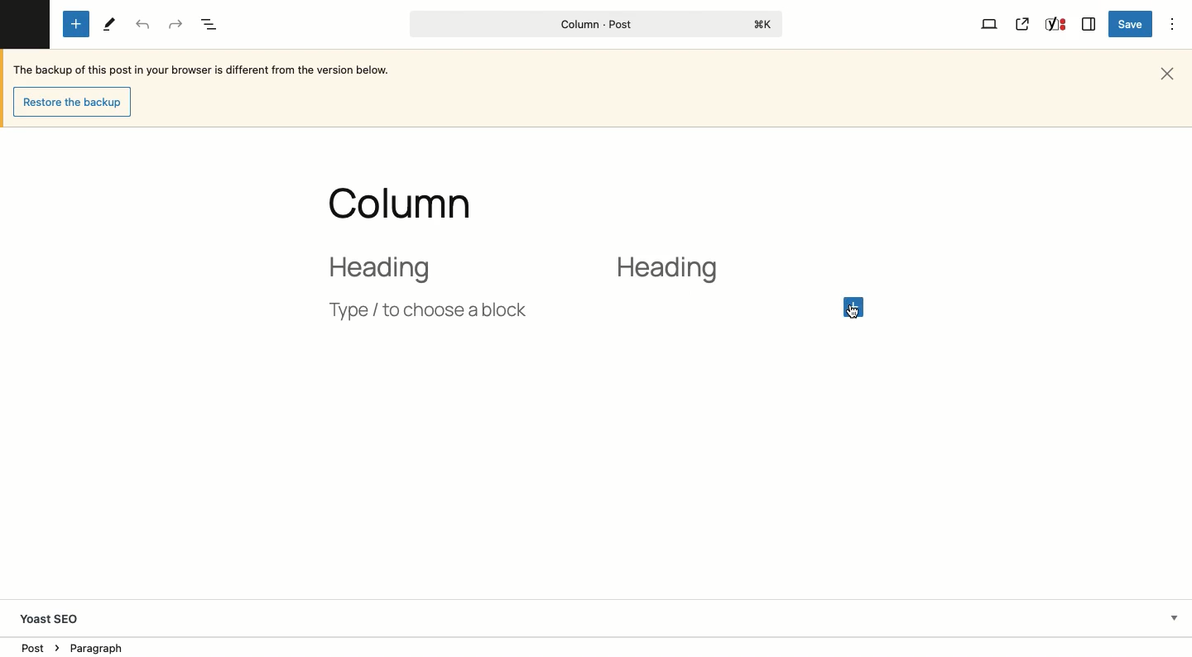 The width and height of the screenshot is (1192, 657). Describe the element at coordinates (144, 25) in the screenshot. I see `Undo` at that location.